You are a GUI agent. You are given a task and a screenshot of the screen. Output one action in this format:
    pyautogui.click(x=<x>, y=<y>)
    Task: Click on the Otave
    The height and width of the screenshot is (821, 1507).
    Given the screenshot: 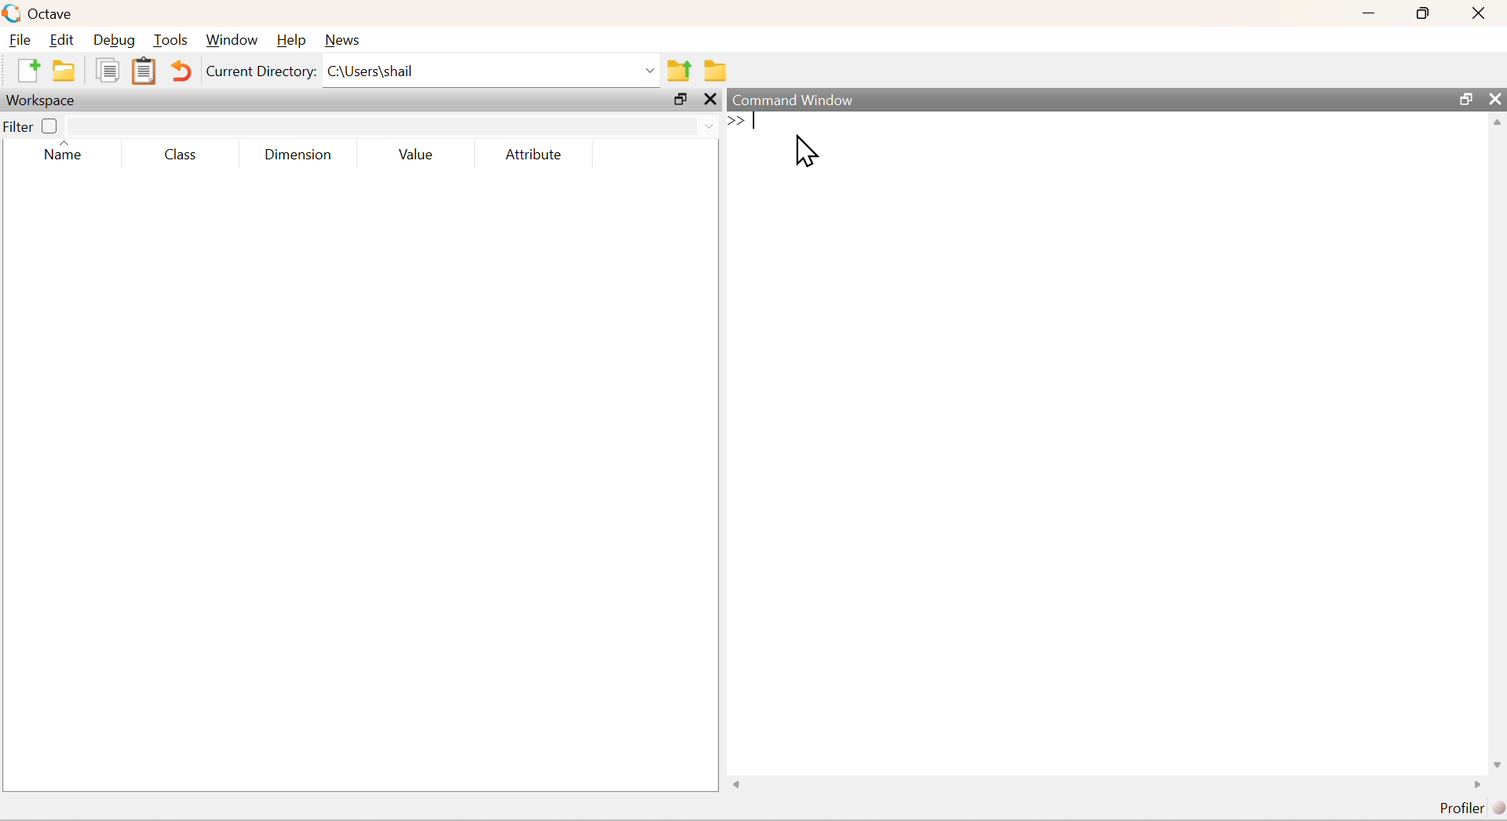 What is the action you would take?
    pyautogui.click(x=54, y=14)
    